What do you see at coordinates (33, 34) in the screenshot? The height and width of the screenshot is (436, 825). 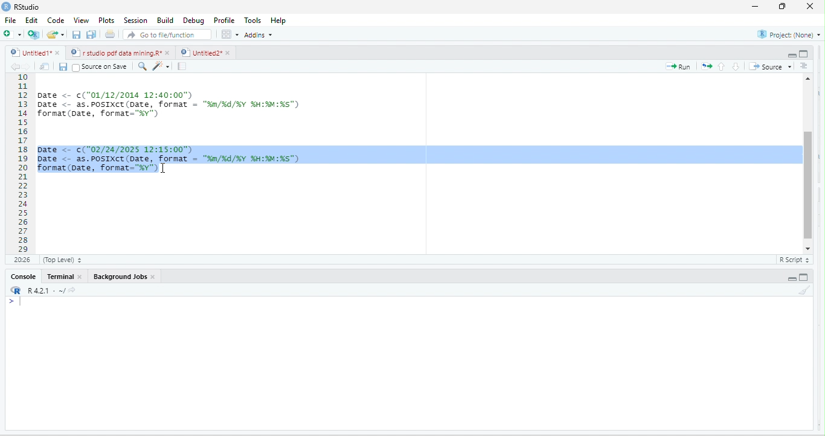 I see `create a project` at bounding box center [33, 34].